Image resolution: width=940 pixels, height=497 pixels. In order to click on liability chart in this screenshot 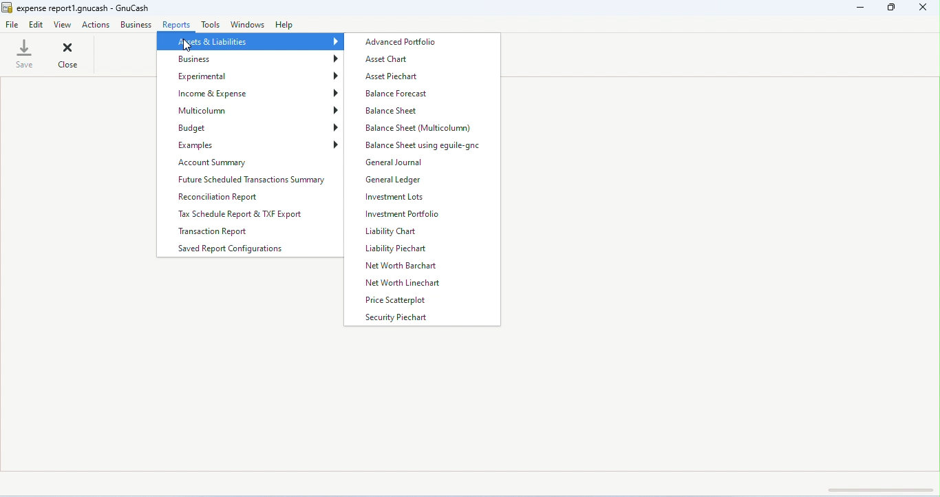, I will do `click(392, 232)`.